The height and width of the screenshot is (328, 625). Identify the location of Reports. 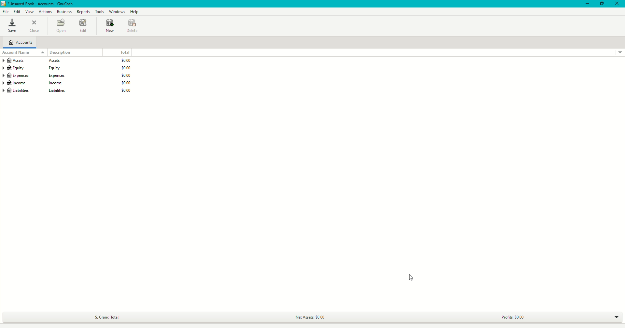
(83, 12).